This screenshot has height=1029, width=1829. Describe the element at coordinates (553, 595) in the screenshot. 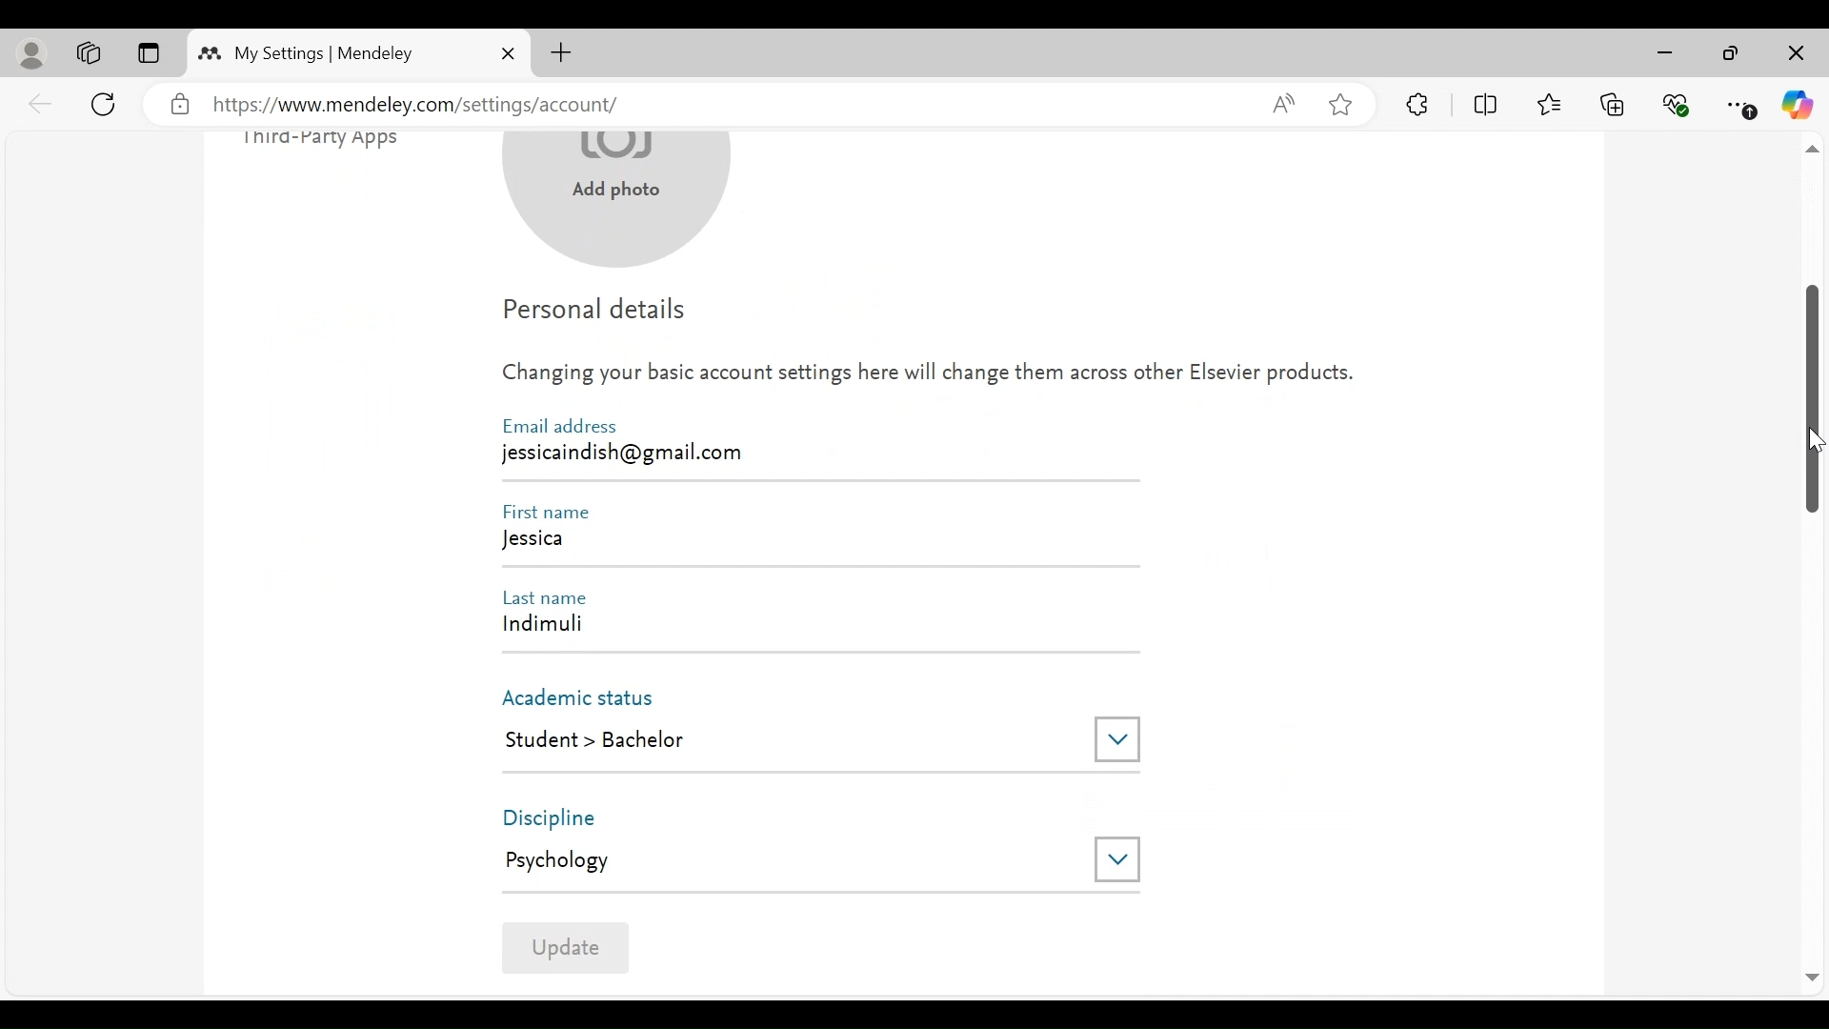

I see `Last Name` at that location.